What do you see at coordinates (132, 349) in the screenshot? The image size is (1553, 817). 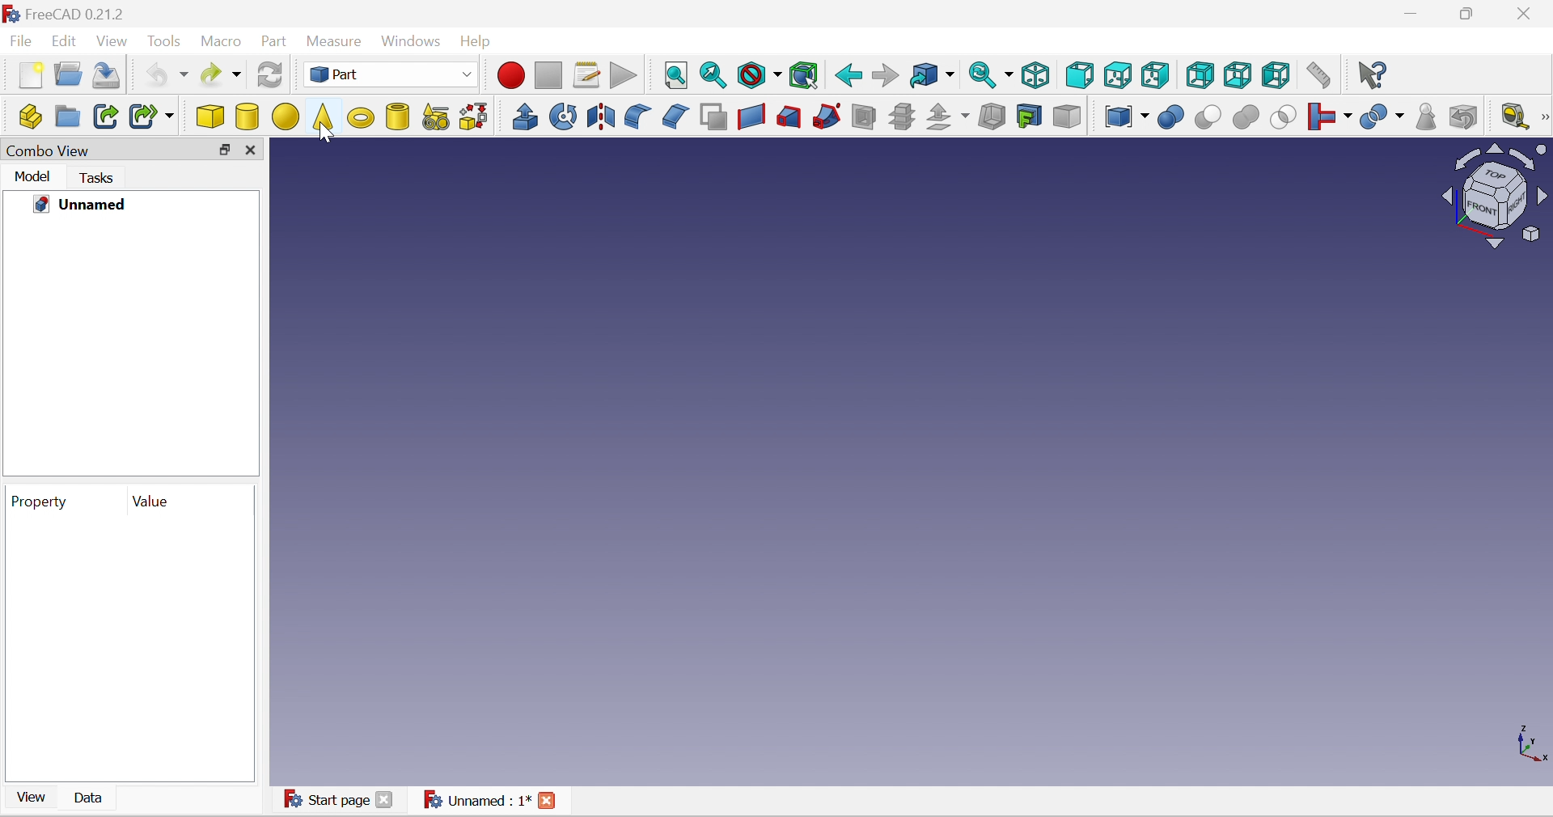 I see `preview` at bounding box center [132, 349].